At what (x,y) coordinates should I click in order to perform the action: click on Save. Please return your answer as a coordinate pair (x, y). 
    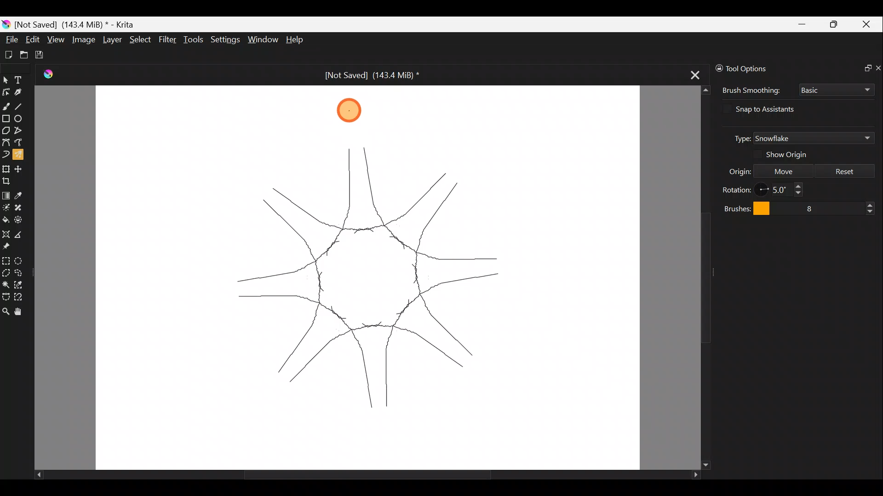
    Looking at the image, I should click on (42, 55).